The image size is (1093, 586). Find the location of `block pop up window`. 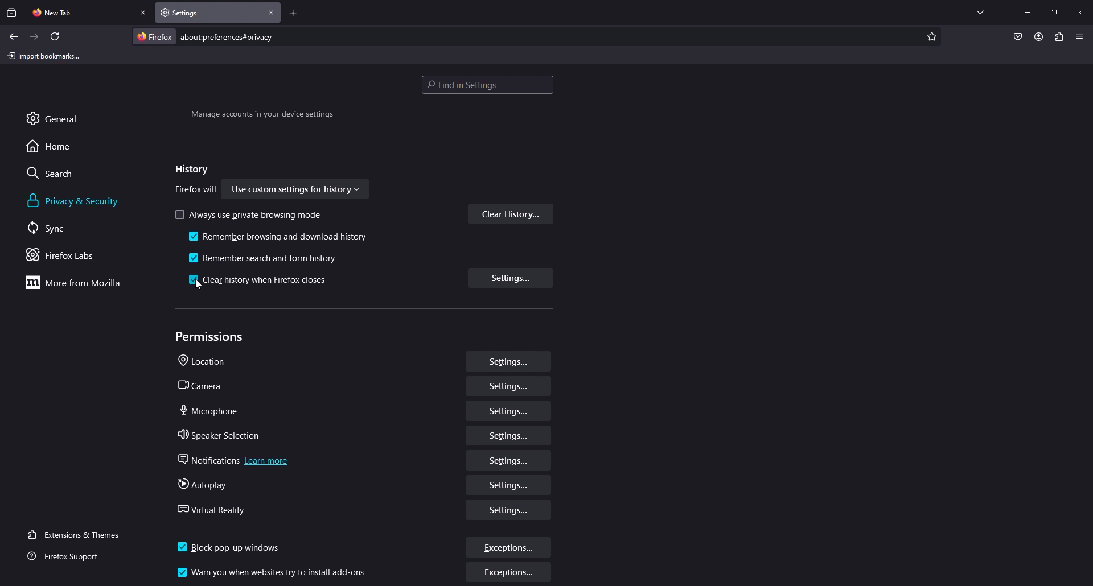

block pop up window is located at coordinates (231, 544).